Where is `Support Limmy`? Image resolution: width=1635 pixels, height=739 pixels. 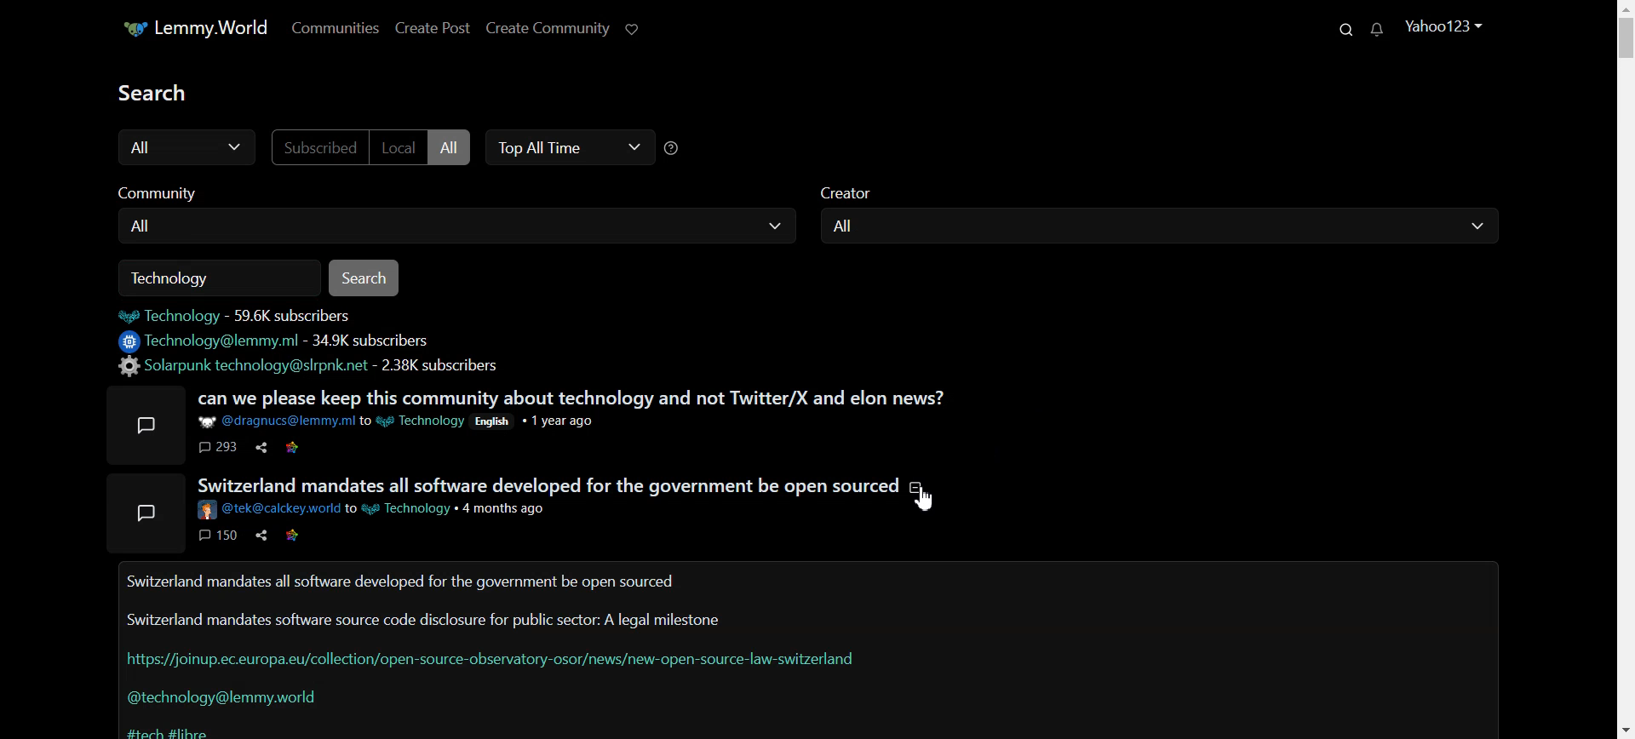
Support Limmy is located at coordinates (641, 30).